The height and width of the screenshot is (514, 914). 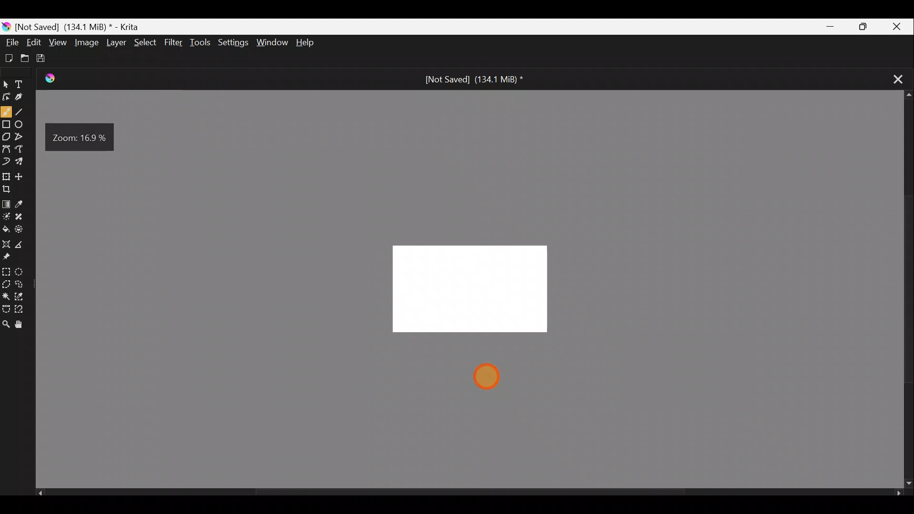 What do you see at coordinates (904, 290) in the screenshot?
I see `Scroll bar` at bounding box center [904, 290].